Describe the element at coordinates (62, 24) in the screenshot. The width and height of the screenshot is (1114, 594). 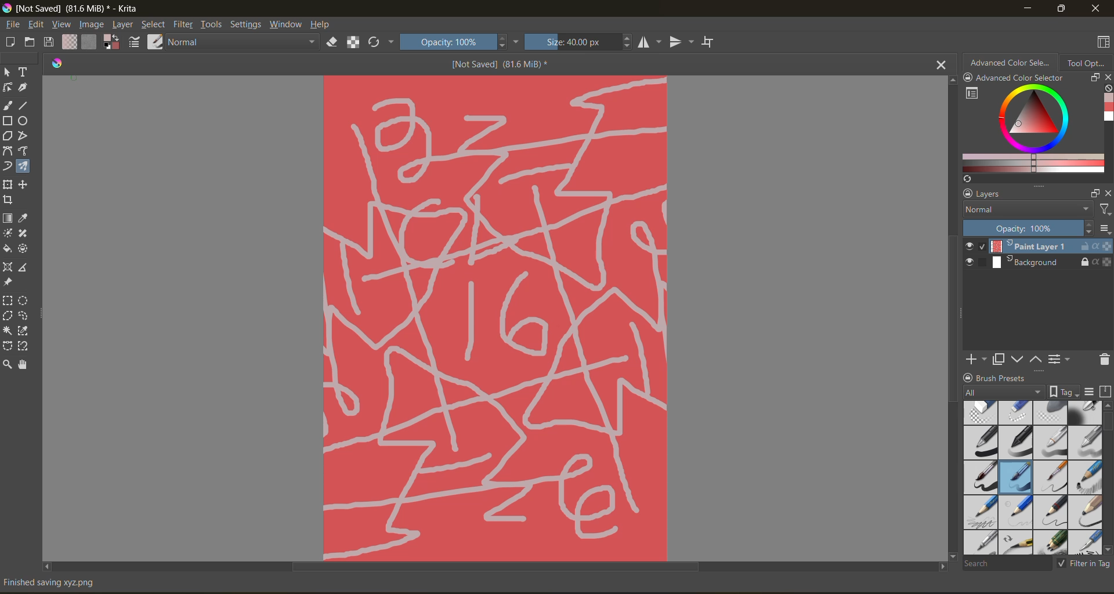
I see `view` at that location.